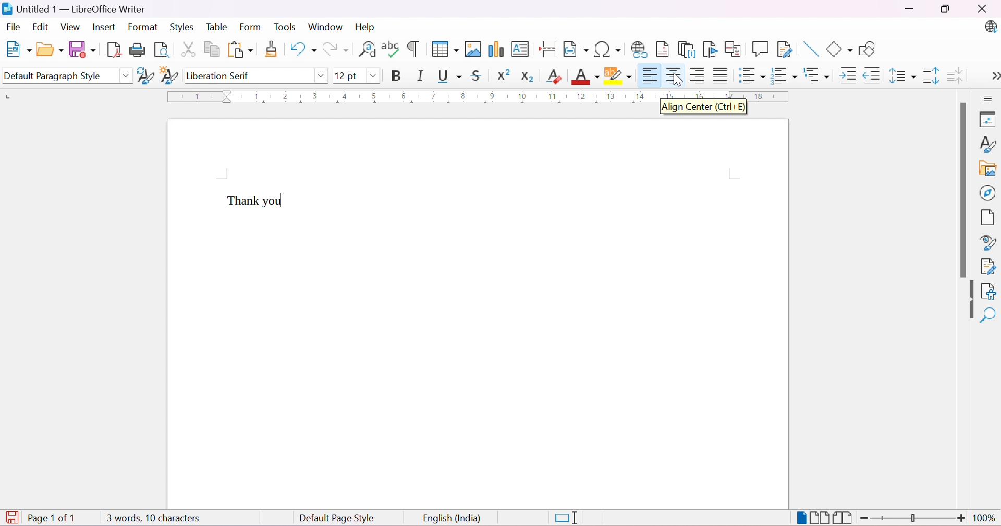 The width and height of the screenshot is (1001, 526). Describe the element at coordinates (872, 75) in the screenshot. I see `Decrease Indent` at that location.